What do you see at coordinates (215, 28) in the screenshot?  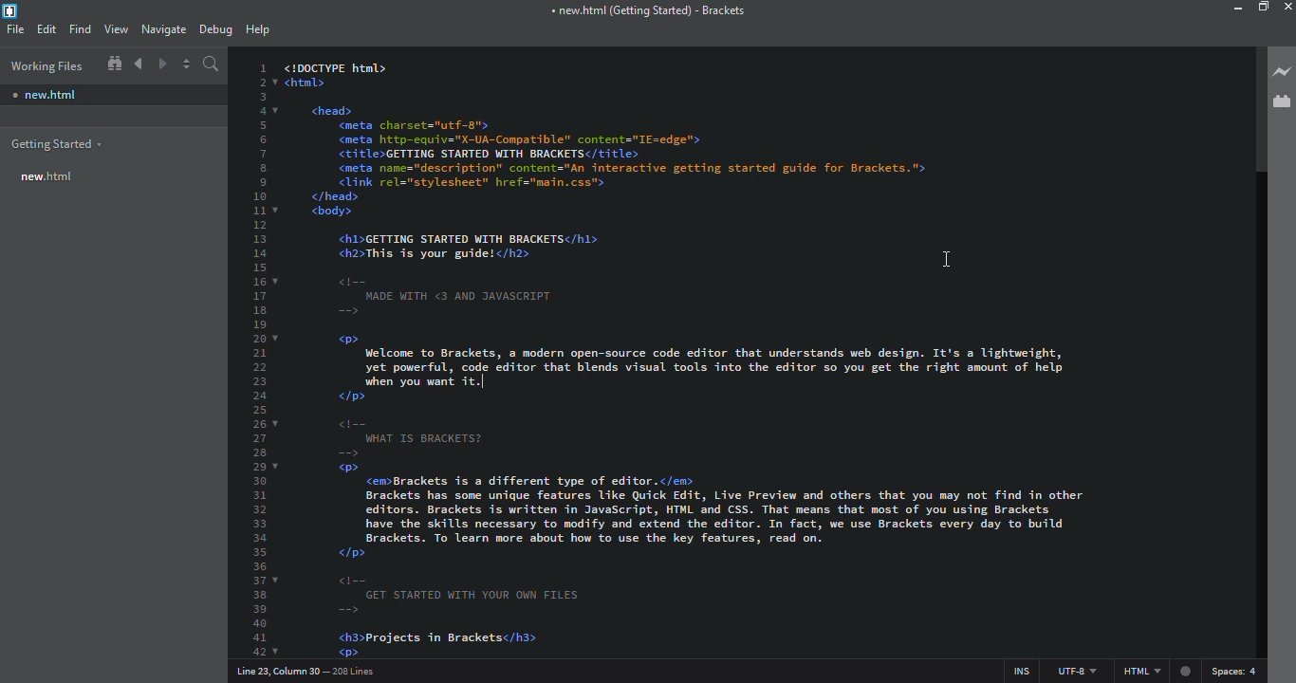 I see `debug` at bounding box center [215, 28].